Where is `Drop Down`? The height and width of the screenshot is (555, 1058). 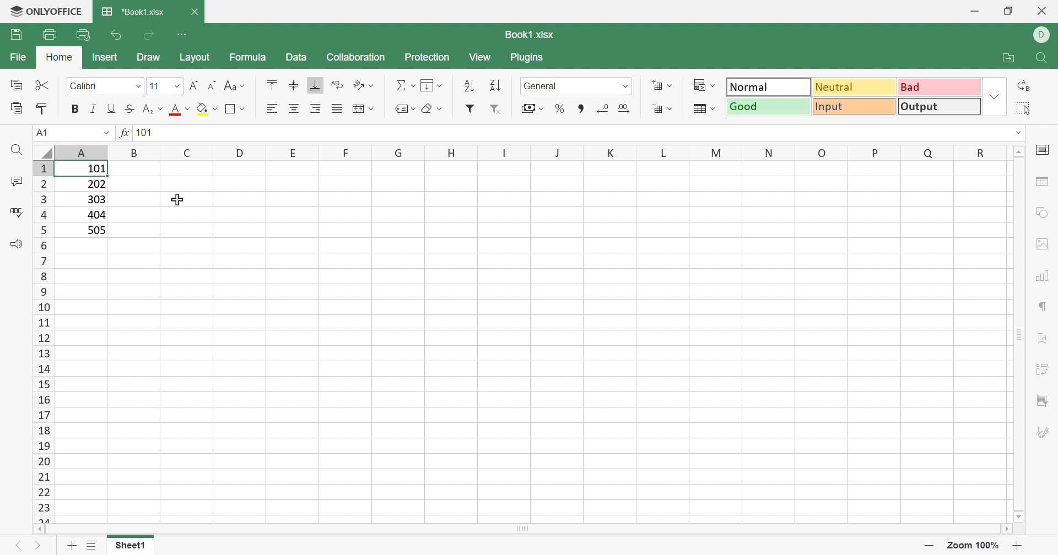 Drop Down is located at coordinates (625, 86).